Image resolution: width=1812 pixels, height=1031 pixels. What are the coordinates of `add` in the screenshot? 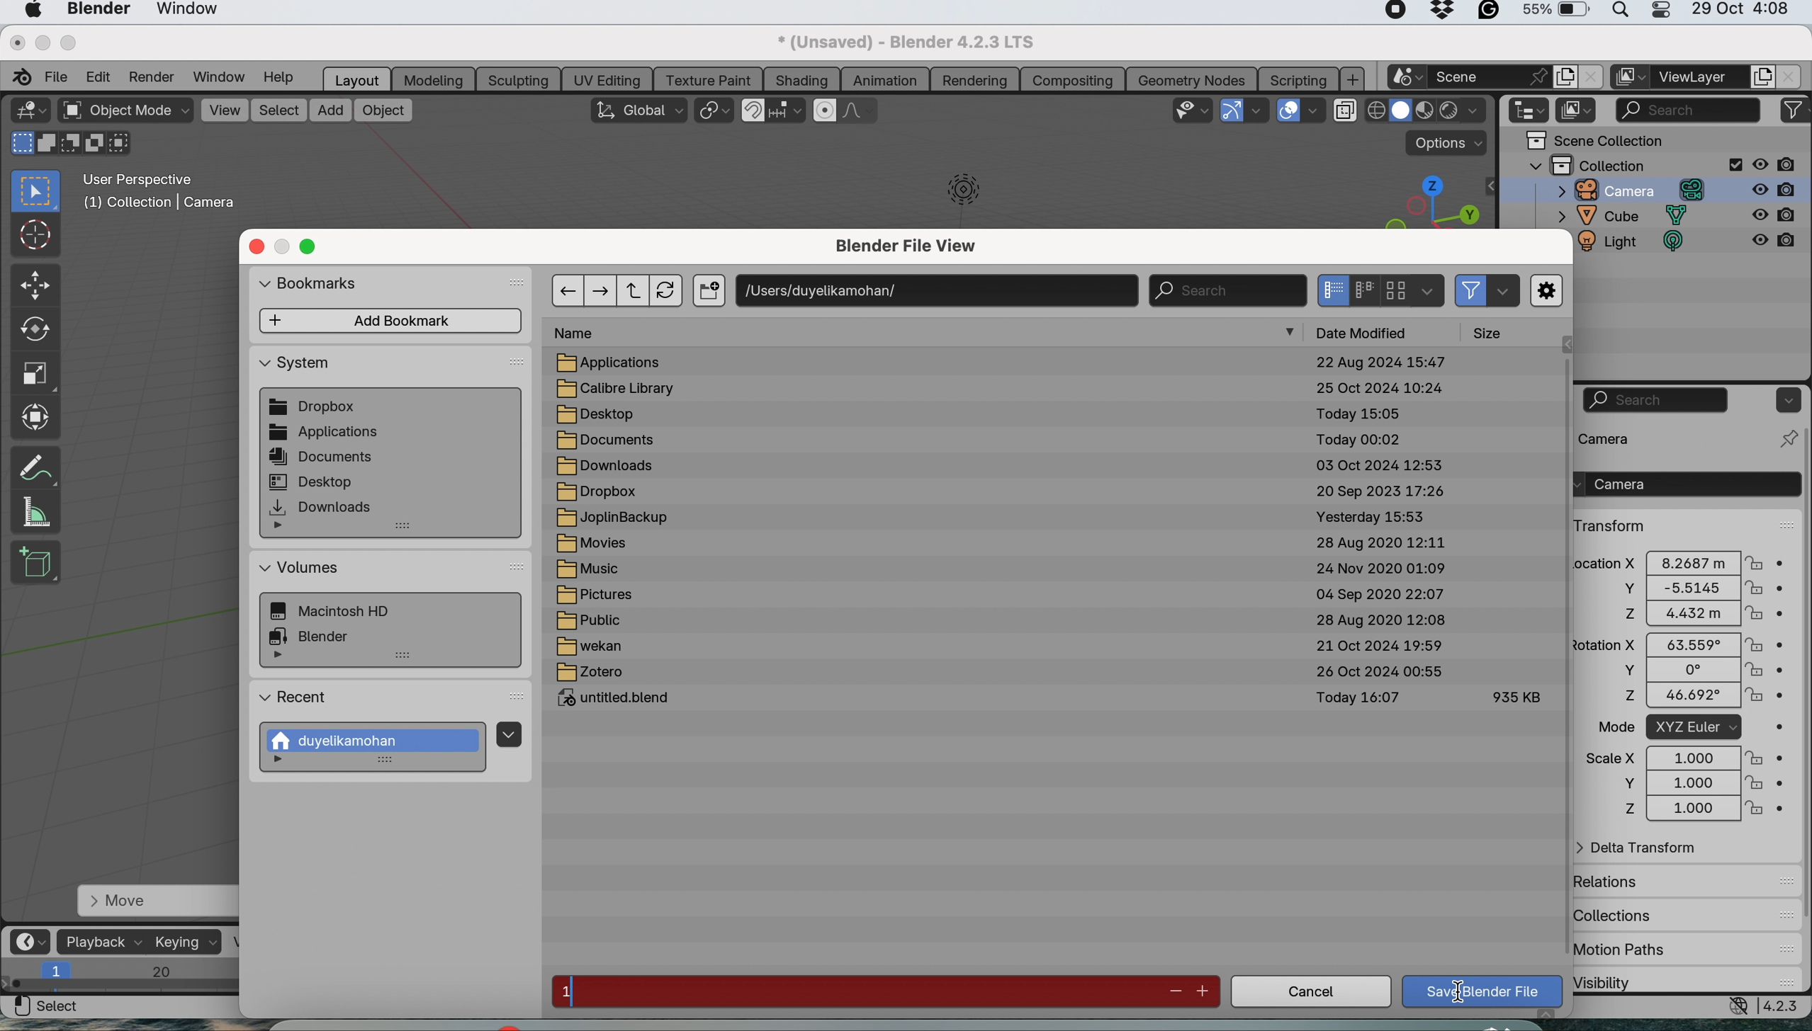 It's located at (332, 111).